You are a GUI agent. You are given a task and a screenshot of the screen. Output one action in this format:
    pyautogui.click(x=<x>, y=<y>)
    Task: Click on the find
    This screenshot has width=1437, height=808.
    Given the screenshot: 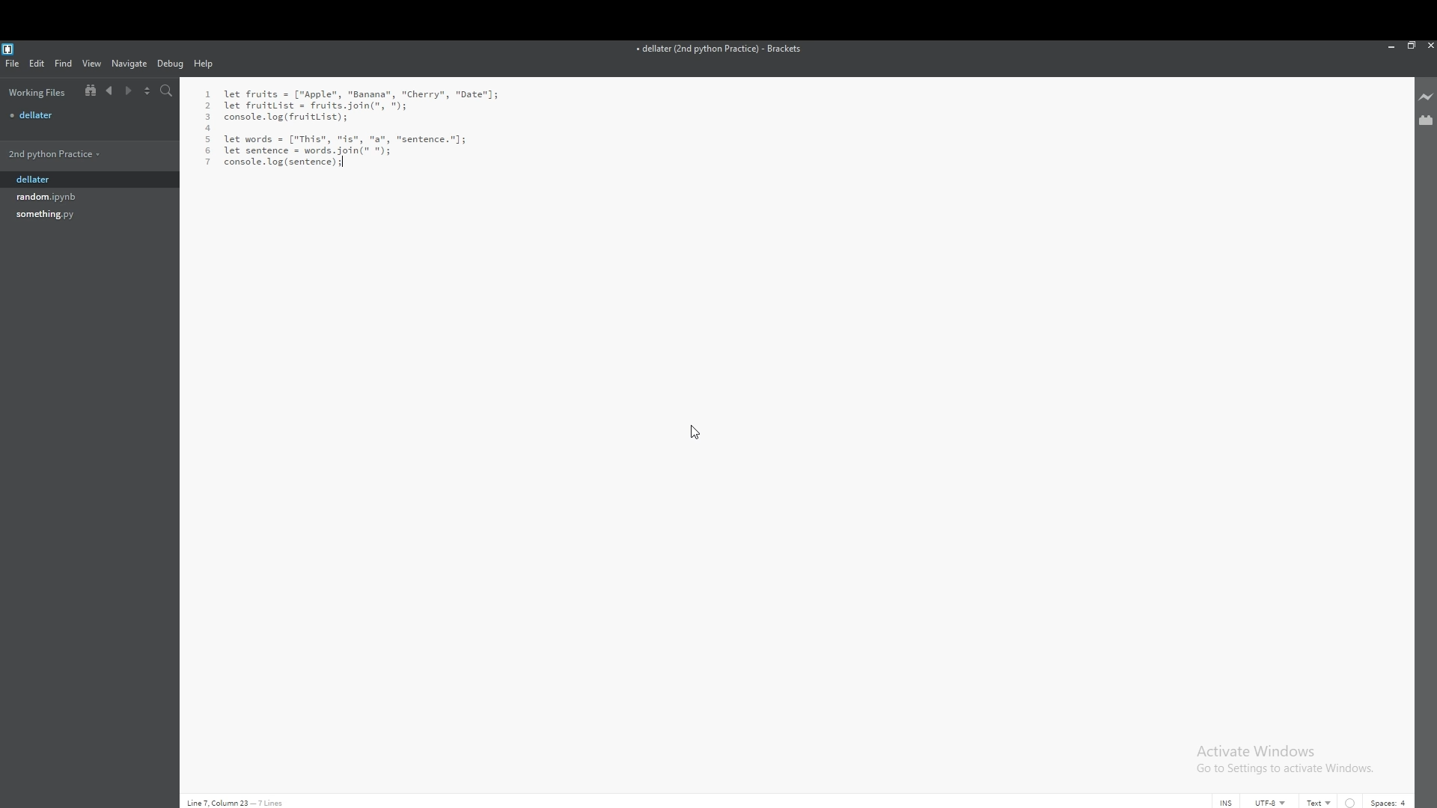 What is the action you would take?
    pyautogui.click(x=64, y=64)
    